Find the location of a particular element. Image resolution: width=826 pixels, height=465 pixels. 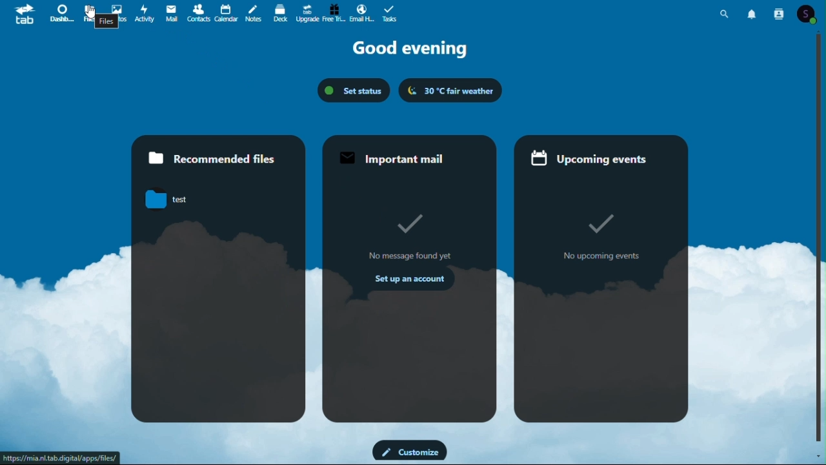

account icon is located at coordinates (805, 12).